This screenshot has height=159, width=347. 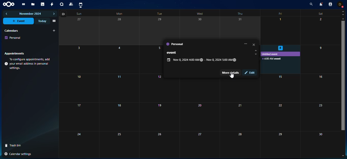 I want to click on more, so click(x=246, y=44).